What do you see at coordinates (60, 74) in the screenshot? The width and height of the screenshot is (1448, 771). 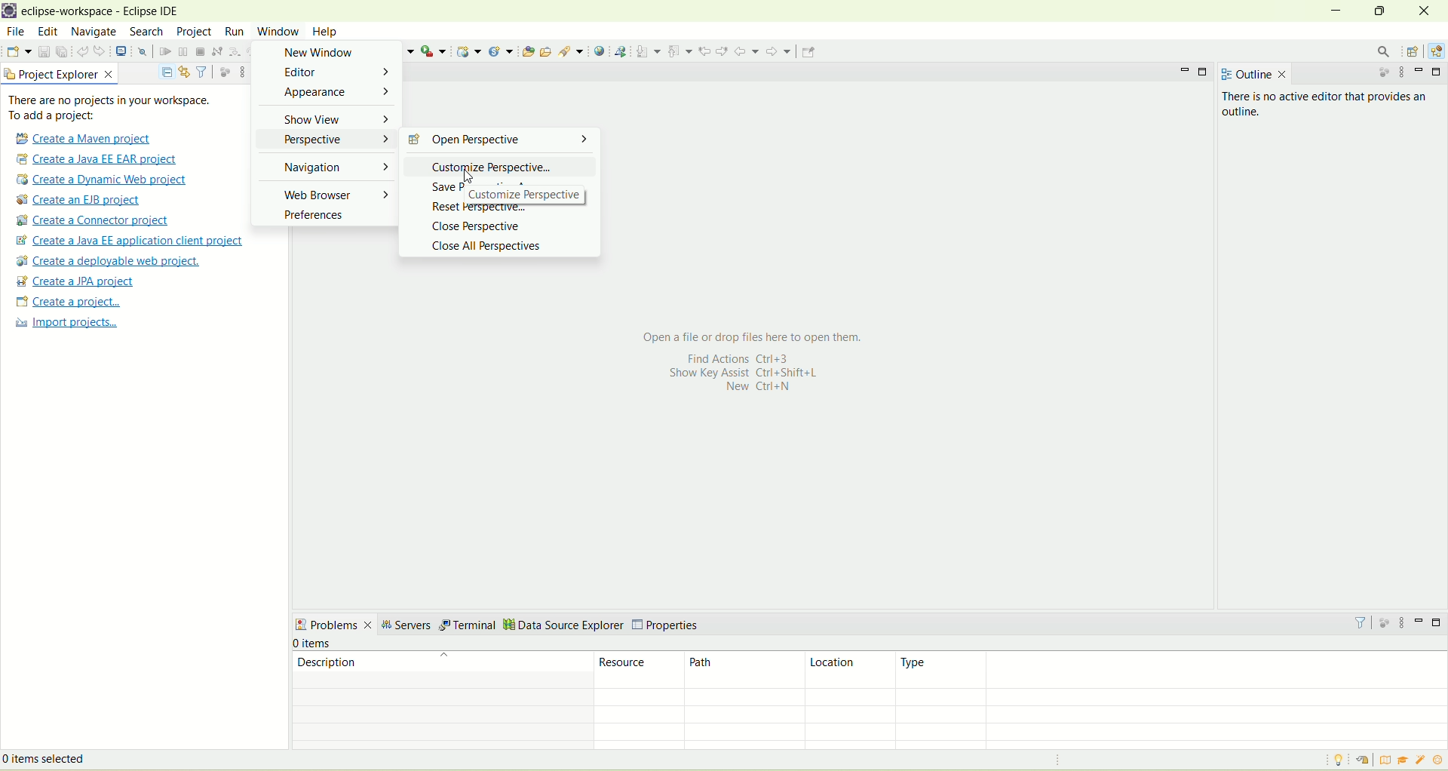 I see `project explorer` at bounding box center [60, 74].